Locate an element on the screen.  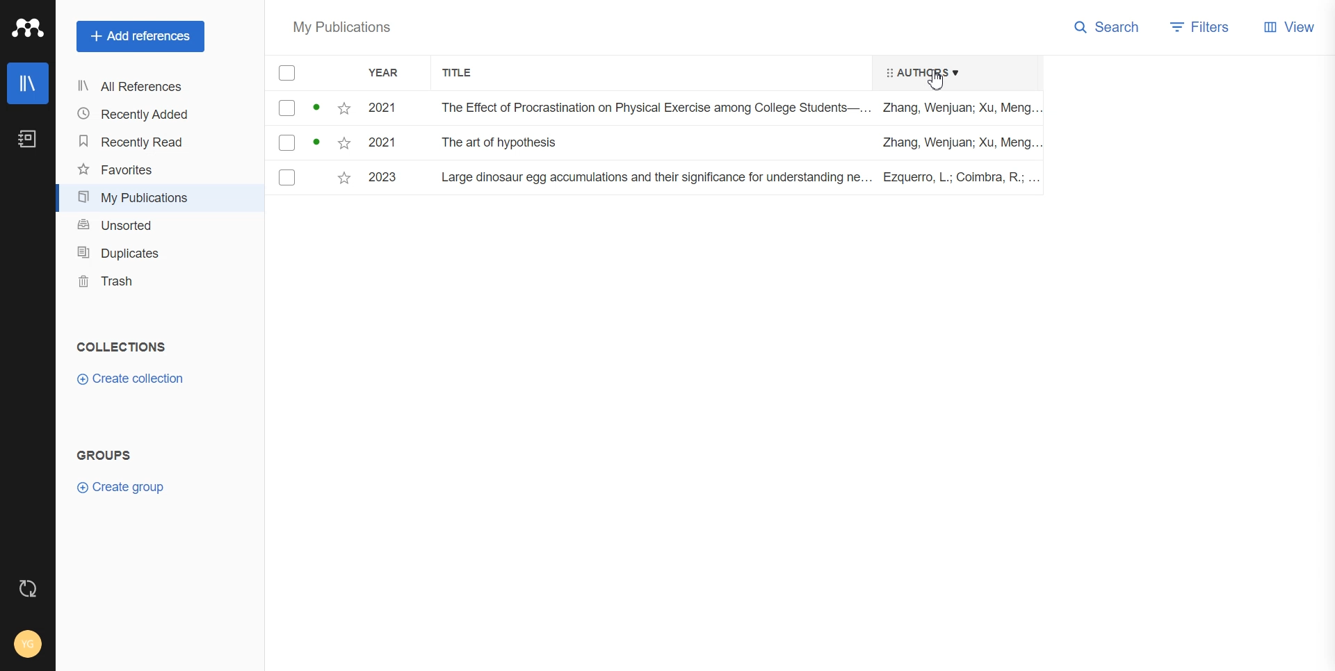
Duplicates is located at coordinates (157, 254).